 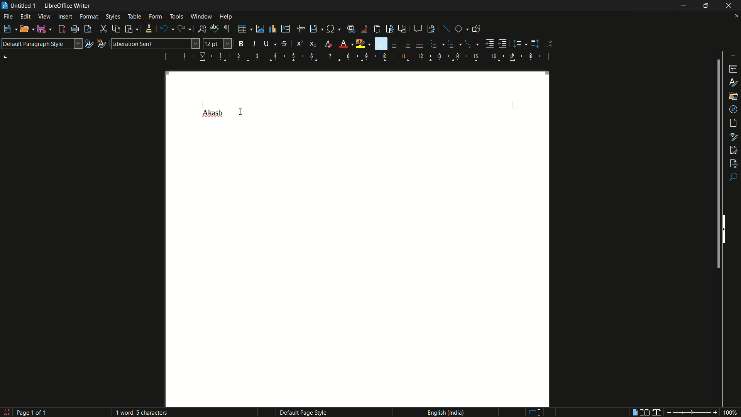 I want to click on navigator, so click(x=734, y=109).